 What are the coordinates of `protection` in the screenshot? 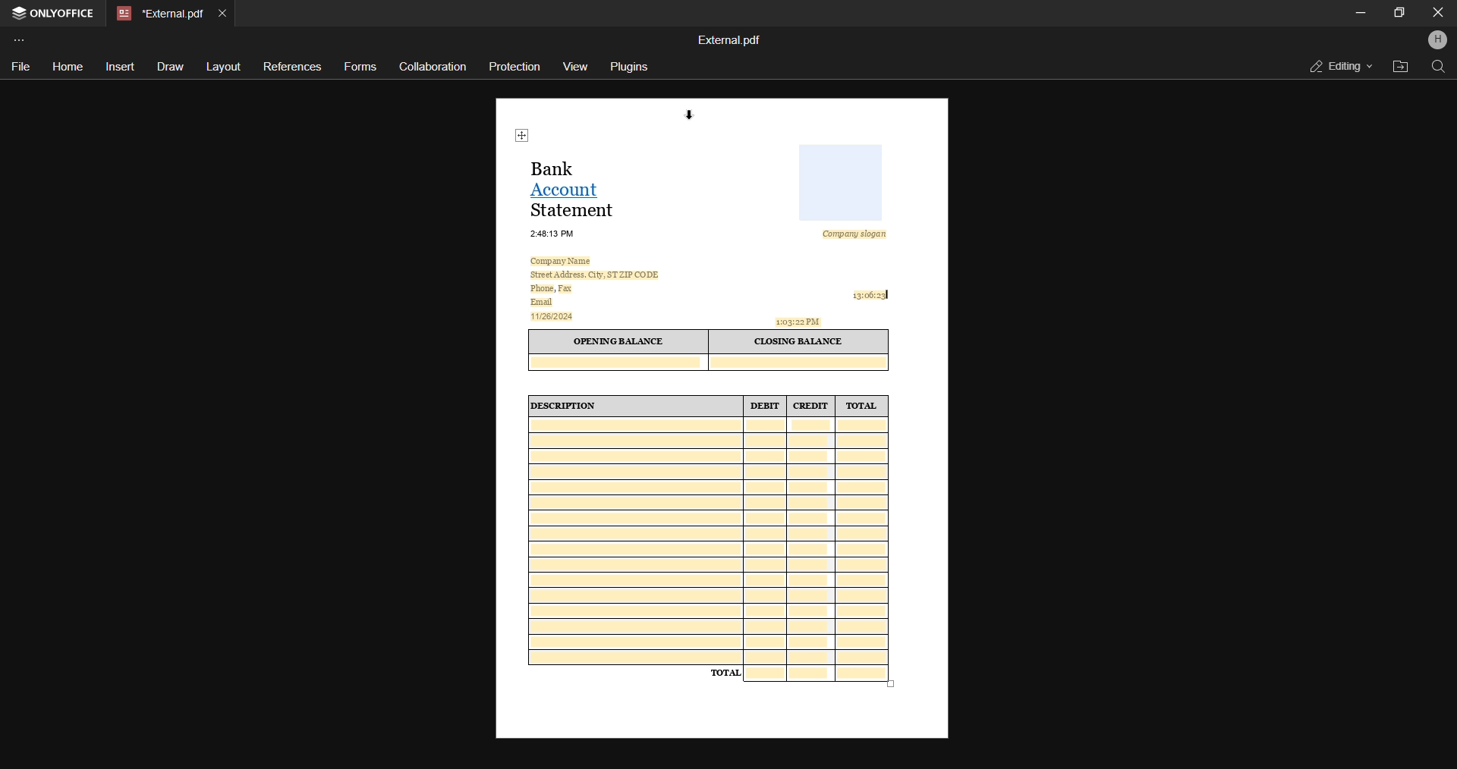 It's located at (517, 66).